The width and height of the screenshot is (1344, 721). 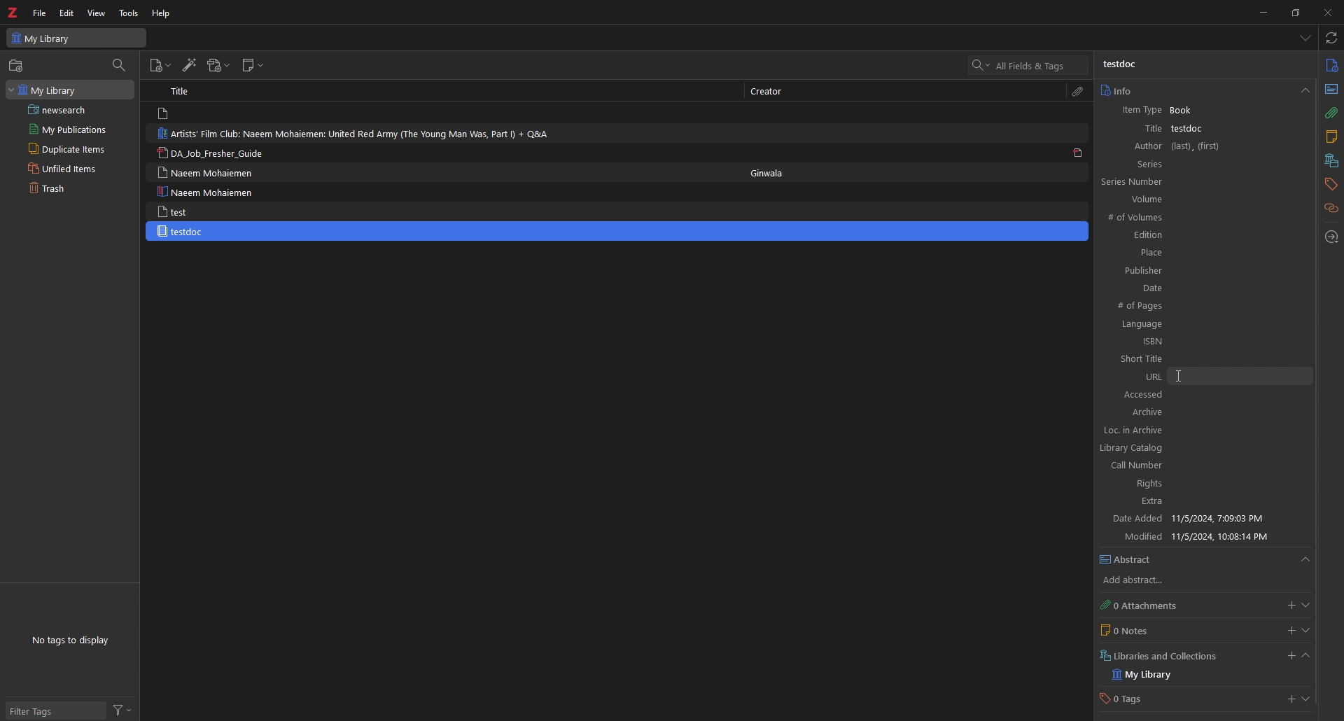 I want to click on minimize, so click(x=1262, y=12).